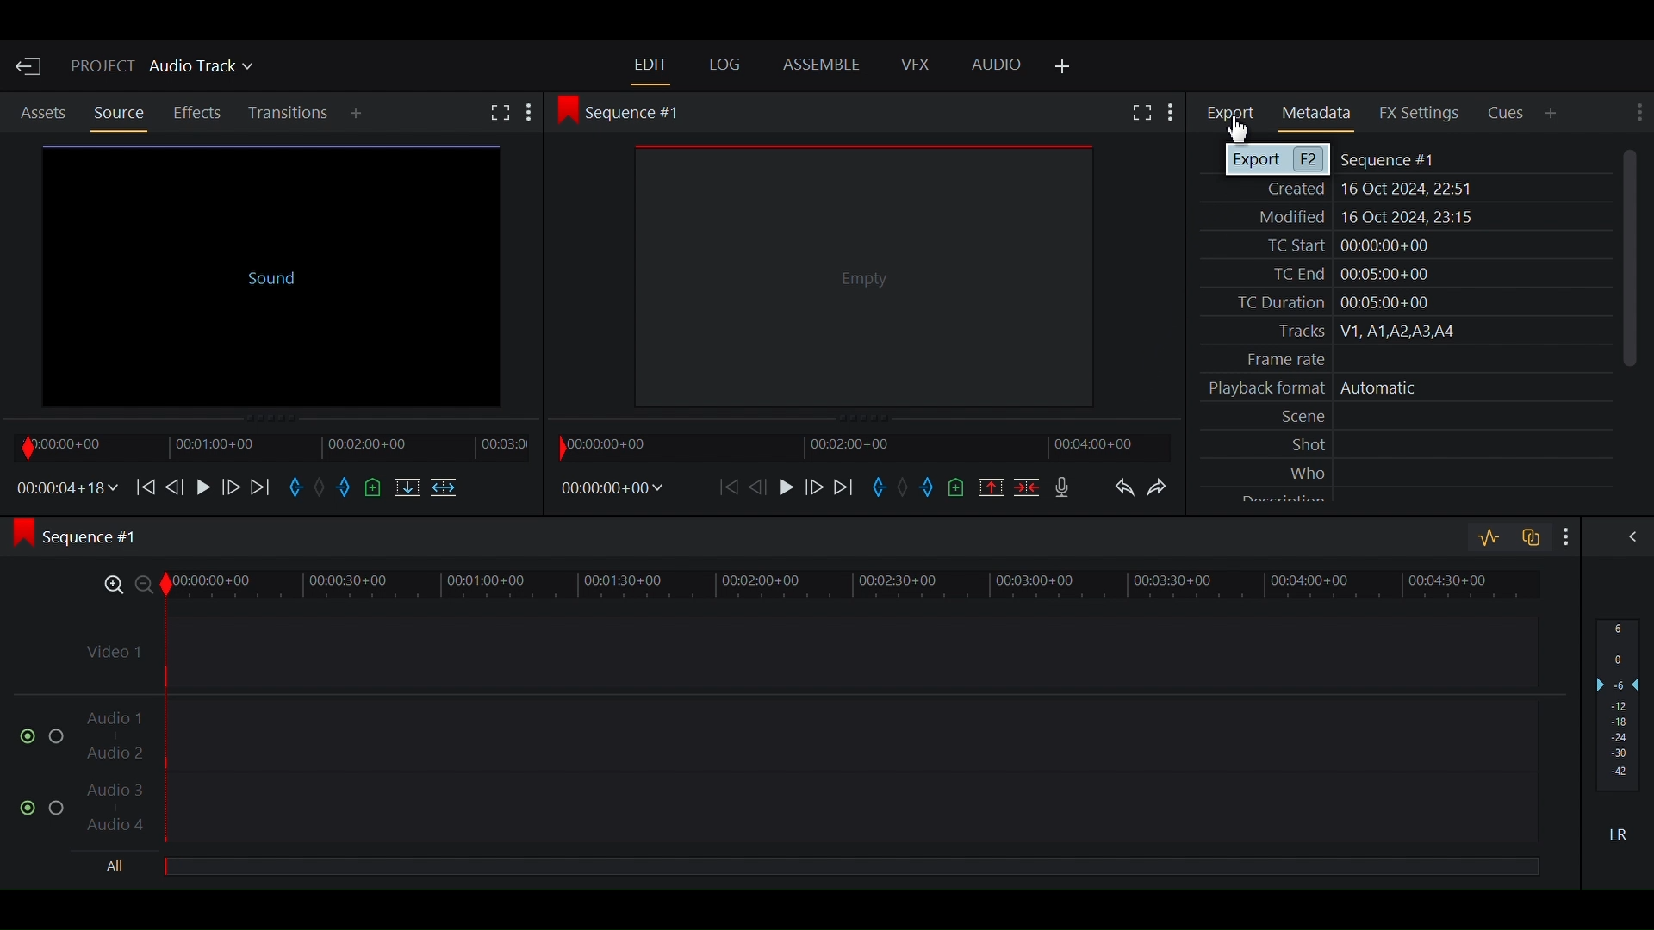 Image resolution: width=1654 pixels, height=930 pixels. Describe the element at coordinates (266, 446) in the screenshot. I see `Timeline` at that location.